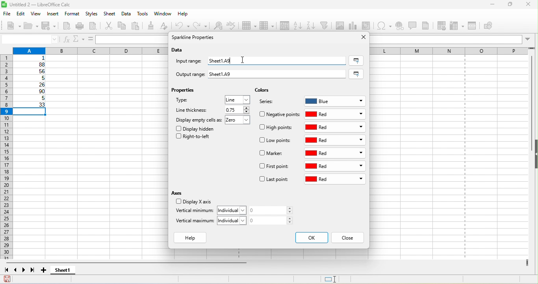 This screenshot has height=284, width=538. What do you see at coordinates (234, 210) in the screenshot?
I see `individual` at bounding box center [234, 210].